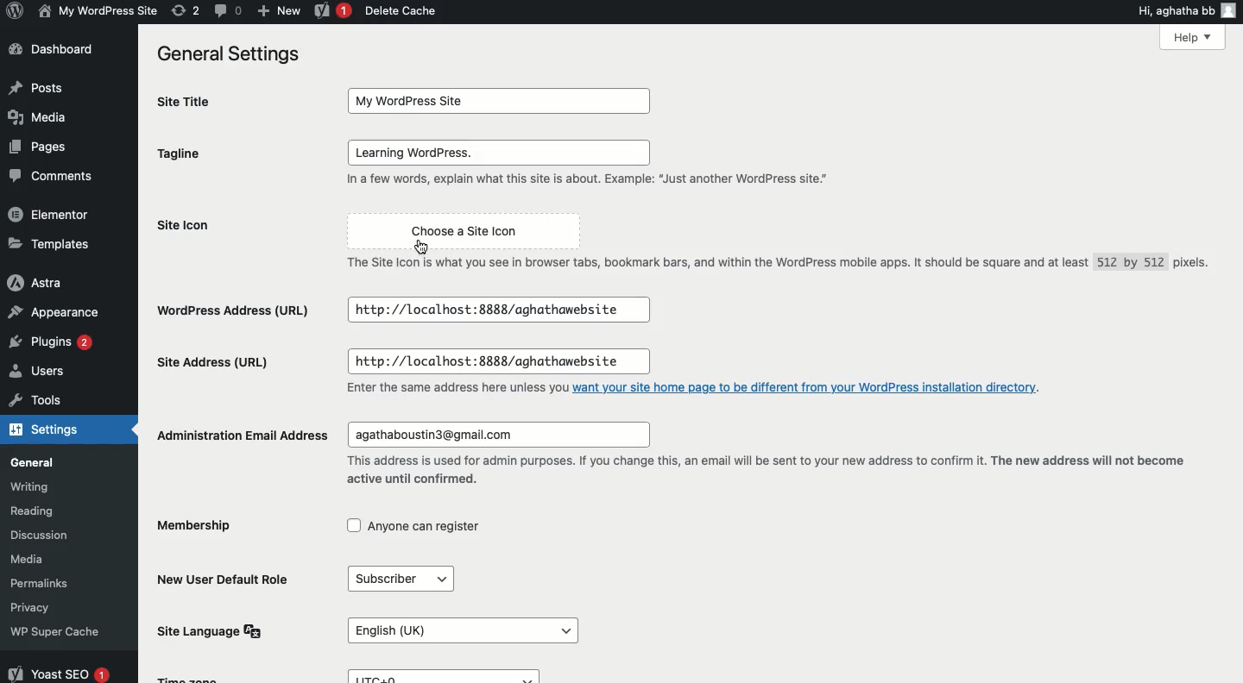  What do you see at coordinates (35, 147) in the screenshot?
I see `Pages` at bounding box center [35, 147].